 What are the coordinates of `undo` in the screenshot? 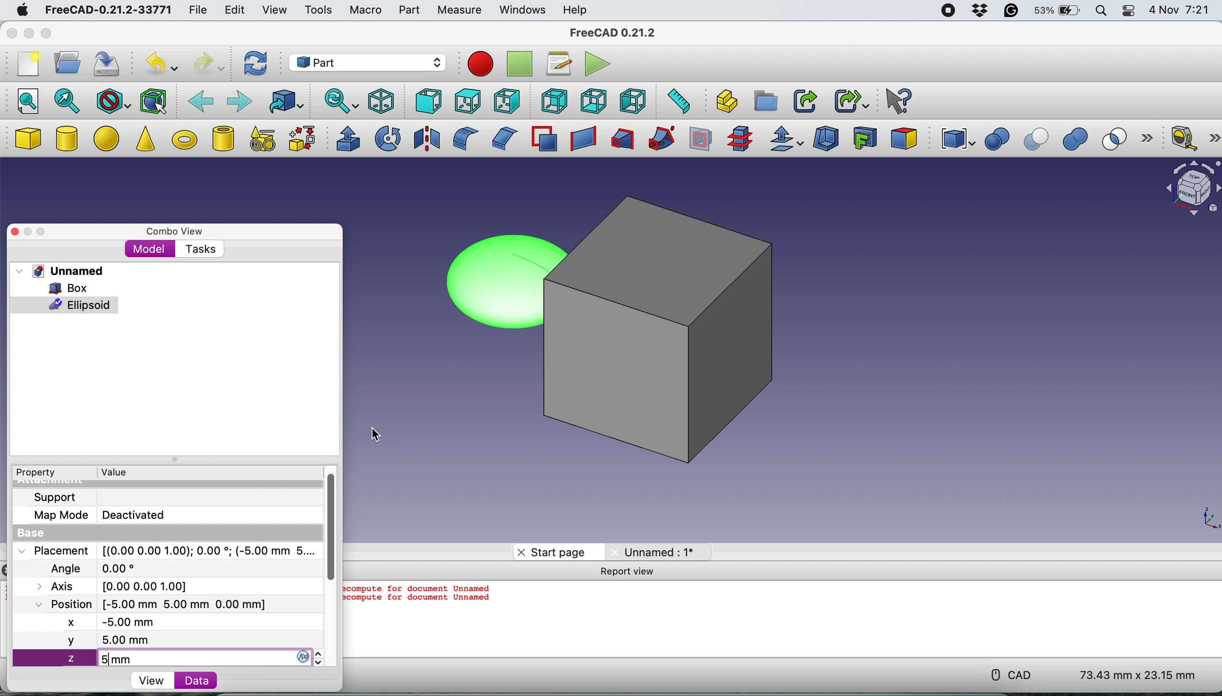 It's located at (159, 64).